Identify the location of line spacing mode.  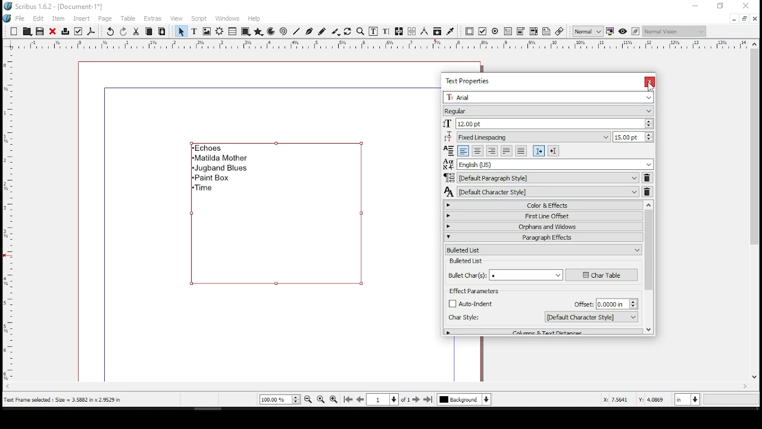
(526, 136).